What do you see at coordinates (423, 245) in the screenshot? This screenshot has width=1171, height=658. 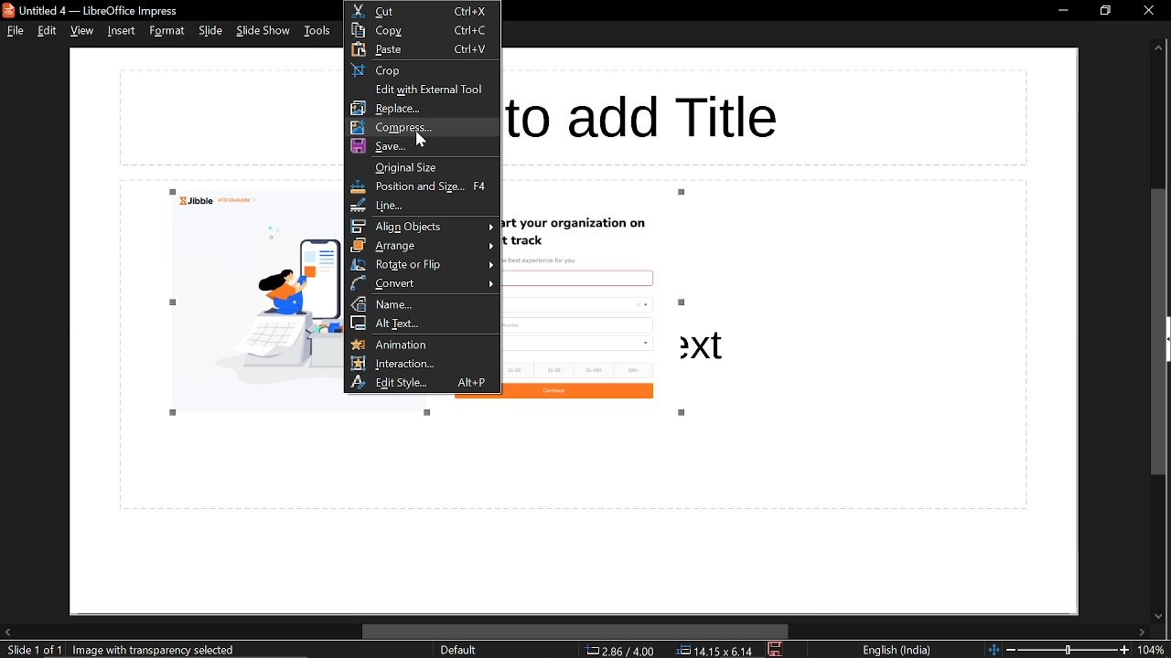 I see `arrange` at bounding box center [423, 245].